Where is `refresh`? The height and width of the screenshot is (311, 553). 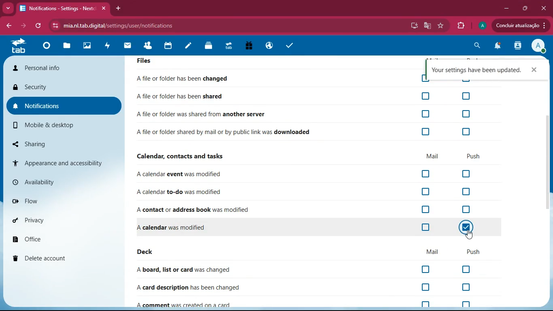
refresh is located at coordinates (40, 26).